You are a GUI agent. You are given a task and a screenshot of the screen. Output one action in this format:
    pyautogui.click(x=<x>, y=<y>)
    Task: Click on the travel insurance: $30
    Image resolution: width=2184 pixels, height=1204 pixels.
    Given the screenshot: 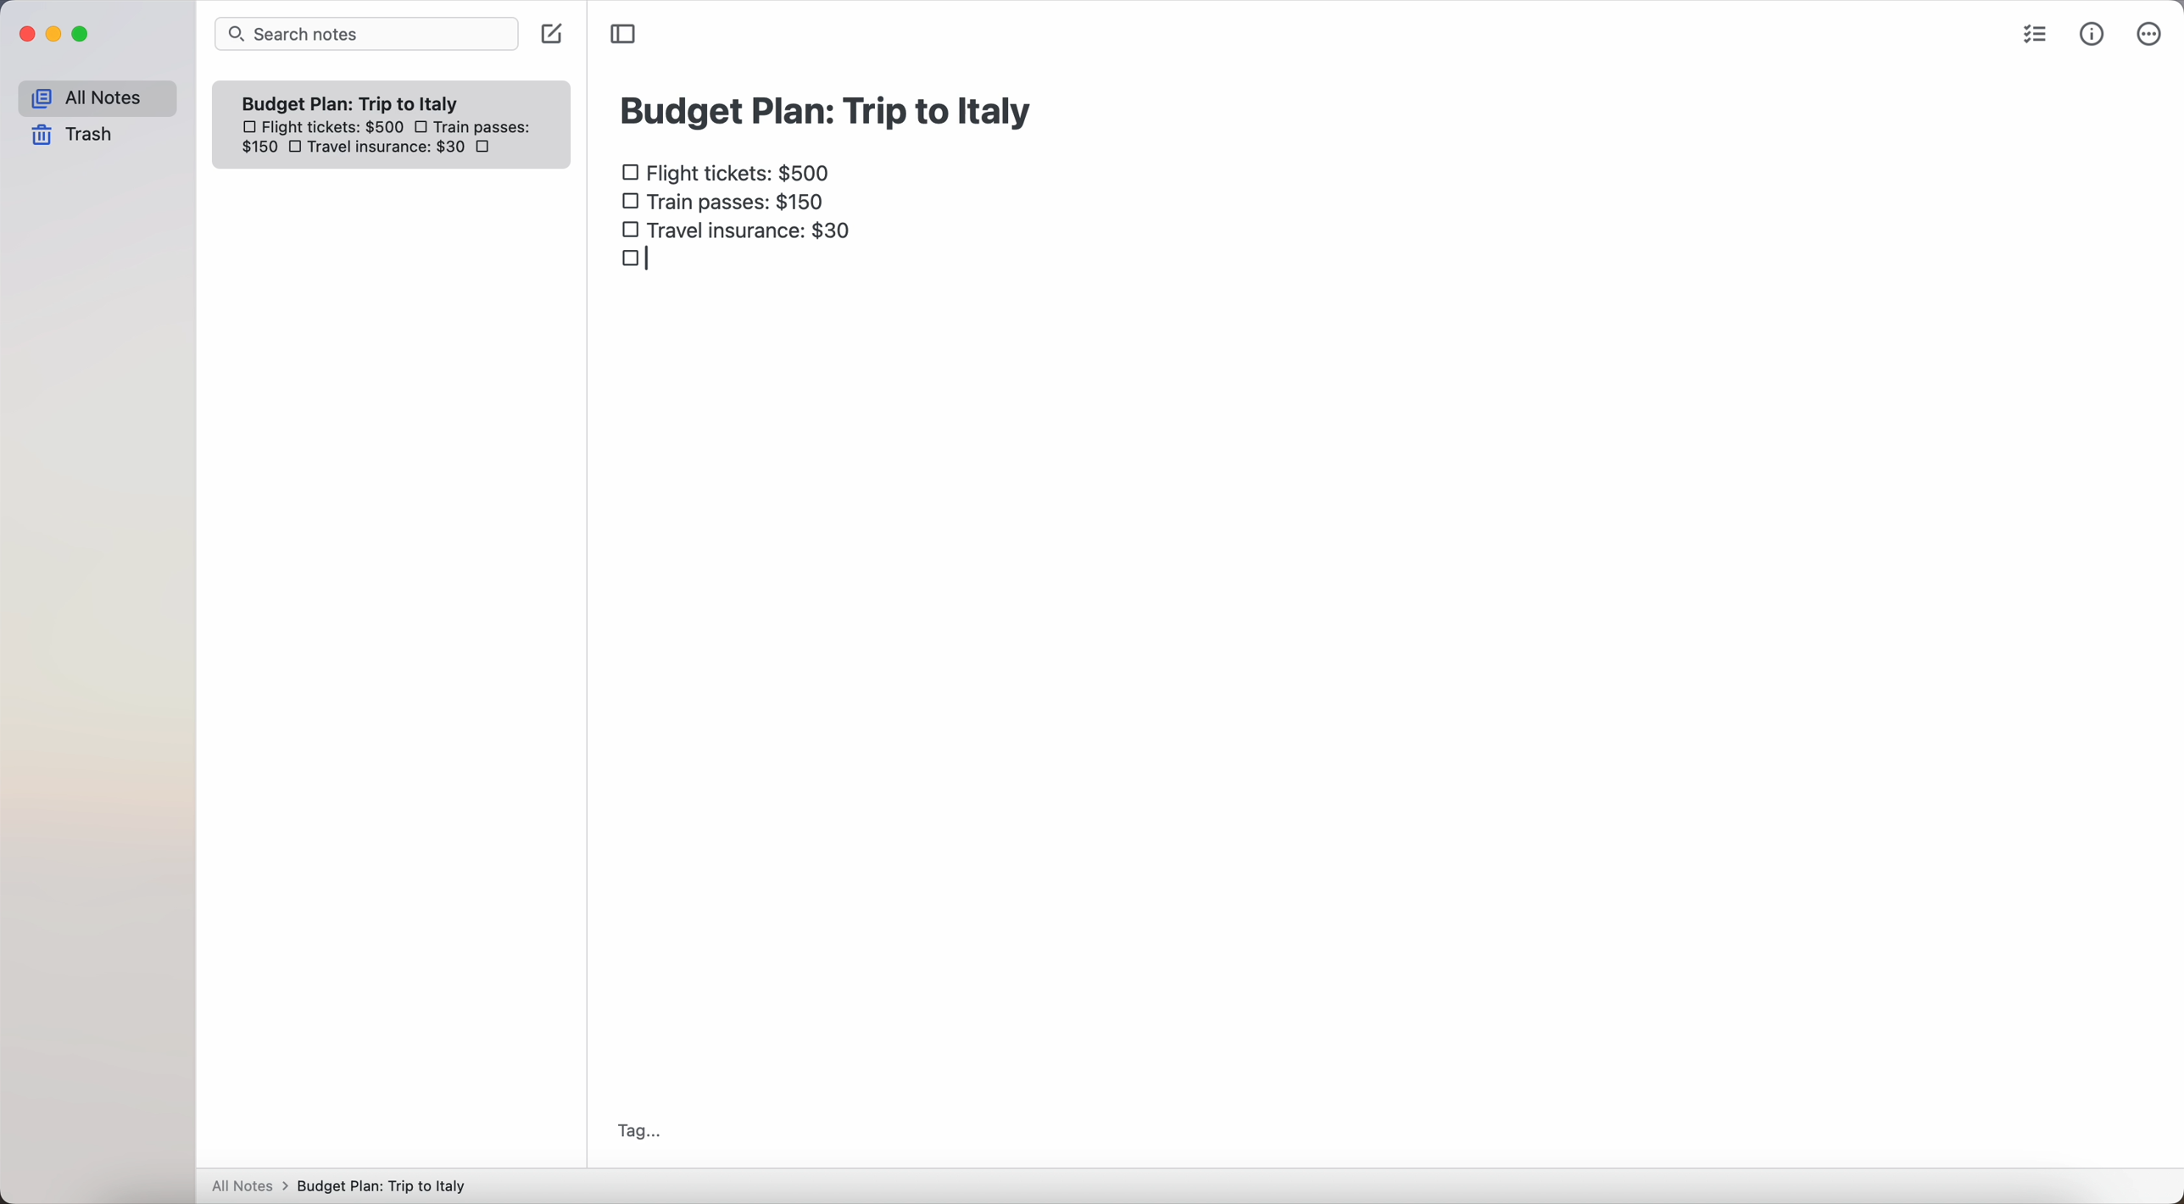 What is the action you would take?
    pyautogui.click(x=398, y=150)
    